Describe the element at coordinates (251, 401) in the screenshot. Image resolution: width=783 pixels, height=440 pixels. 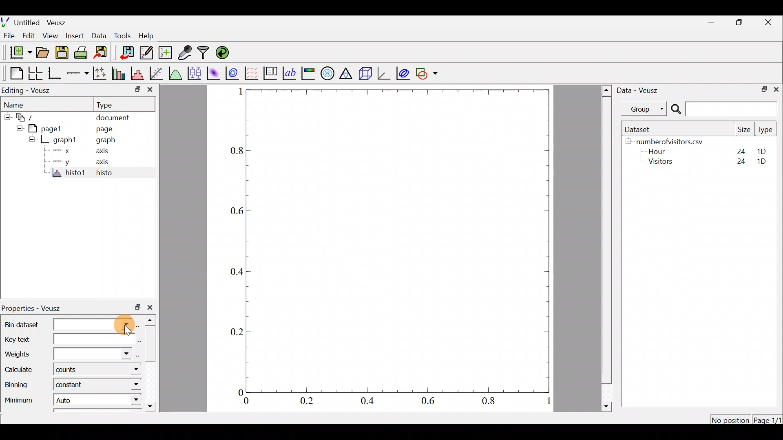
I see `0` at that location.